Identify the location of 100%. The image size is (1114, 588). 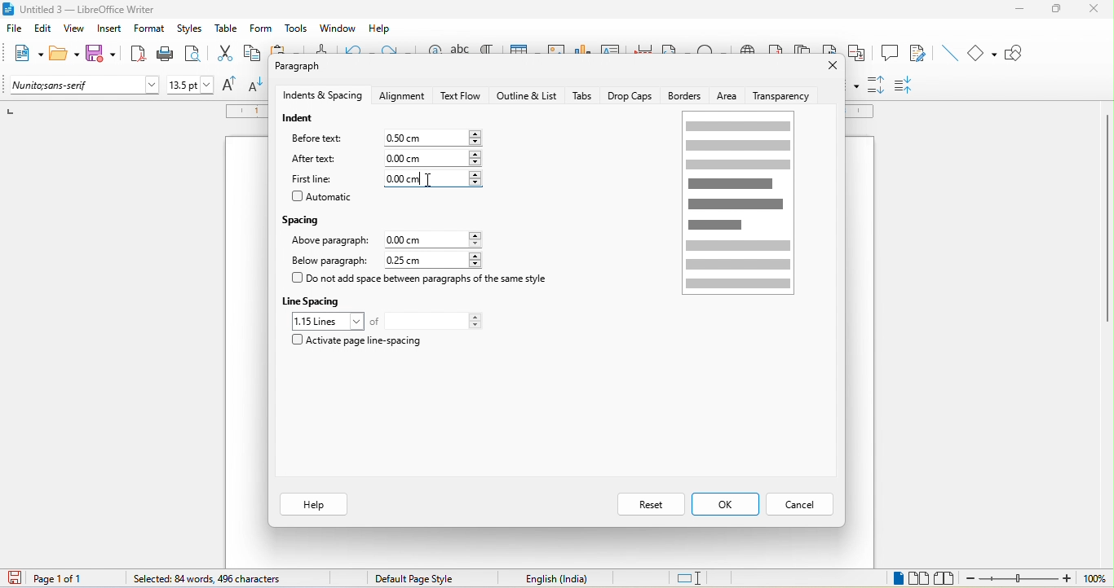
(1094, 579).